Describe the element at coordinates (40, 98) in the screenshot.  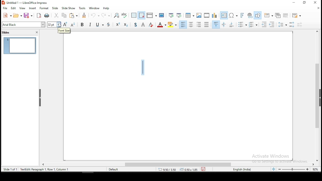
I see `collapse` at that location.